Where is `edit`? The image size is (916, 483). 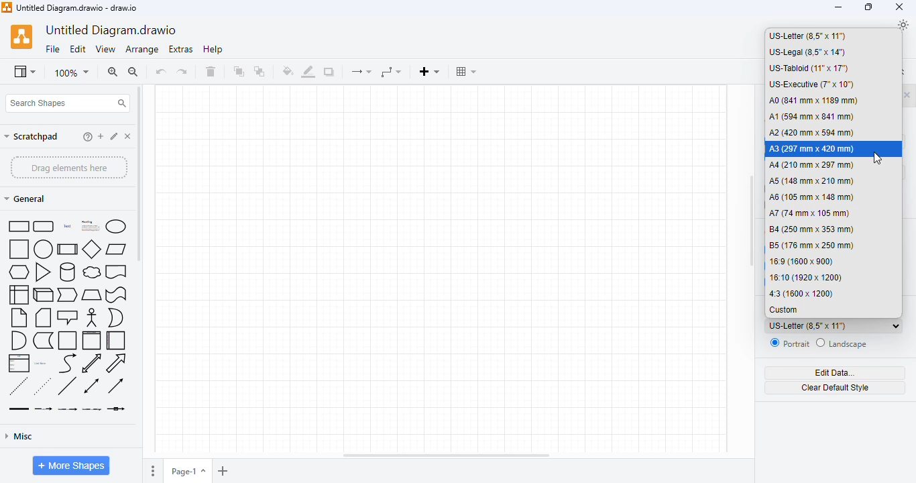
edit is located at coordinates (78, 49).